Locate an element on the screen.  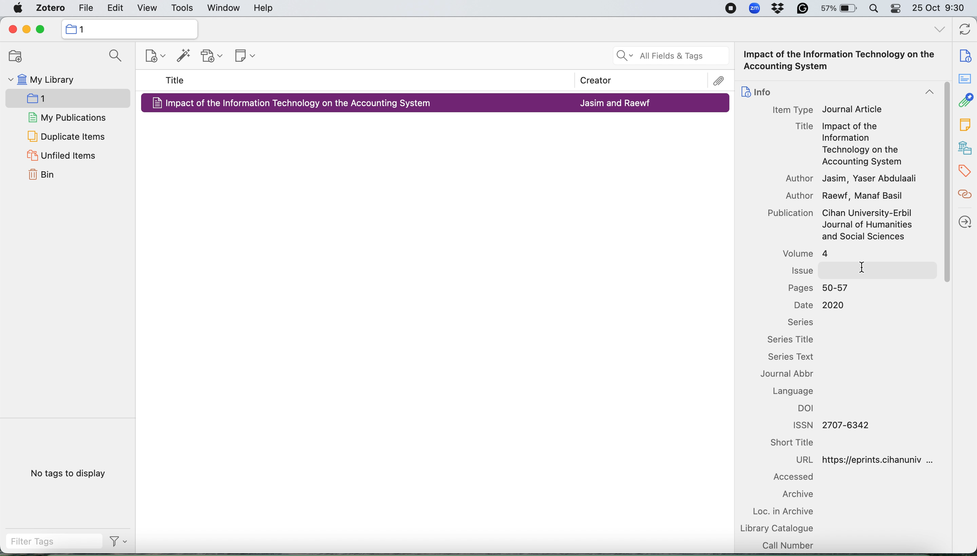
info is located at coordinates (962, 53).